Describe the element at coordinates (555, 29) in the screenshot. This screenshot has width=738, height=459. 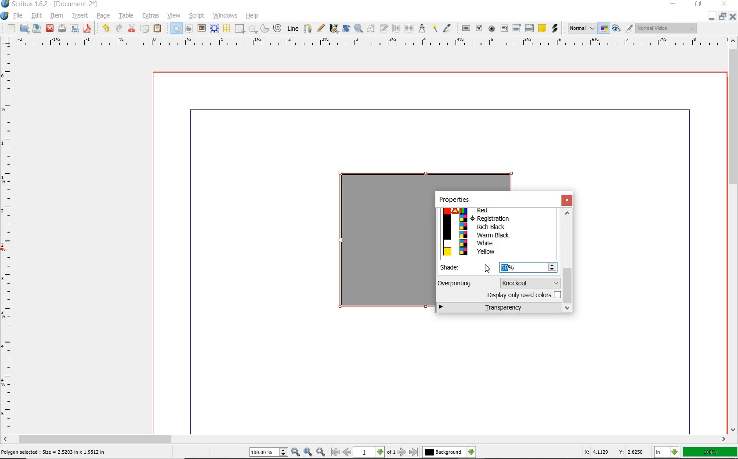
I see `link annotation` at that location.